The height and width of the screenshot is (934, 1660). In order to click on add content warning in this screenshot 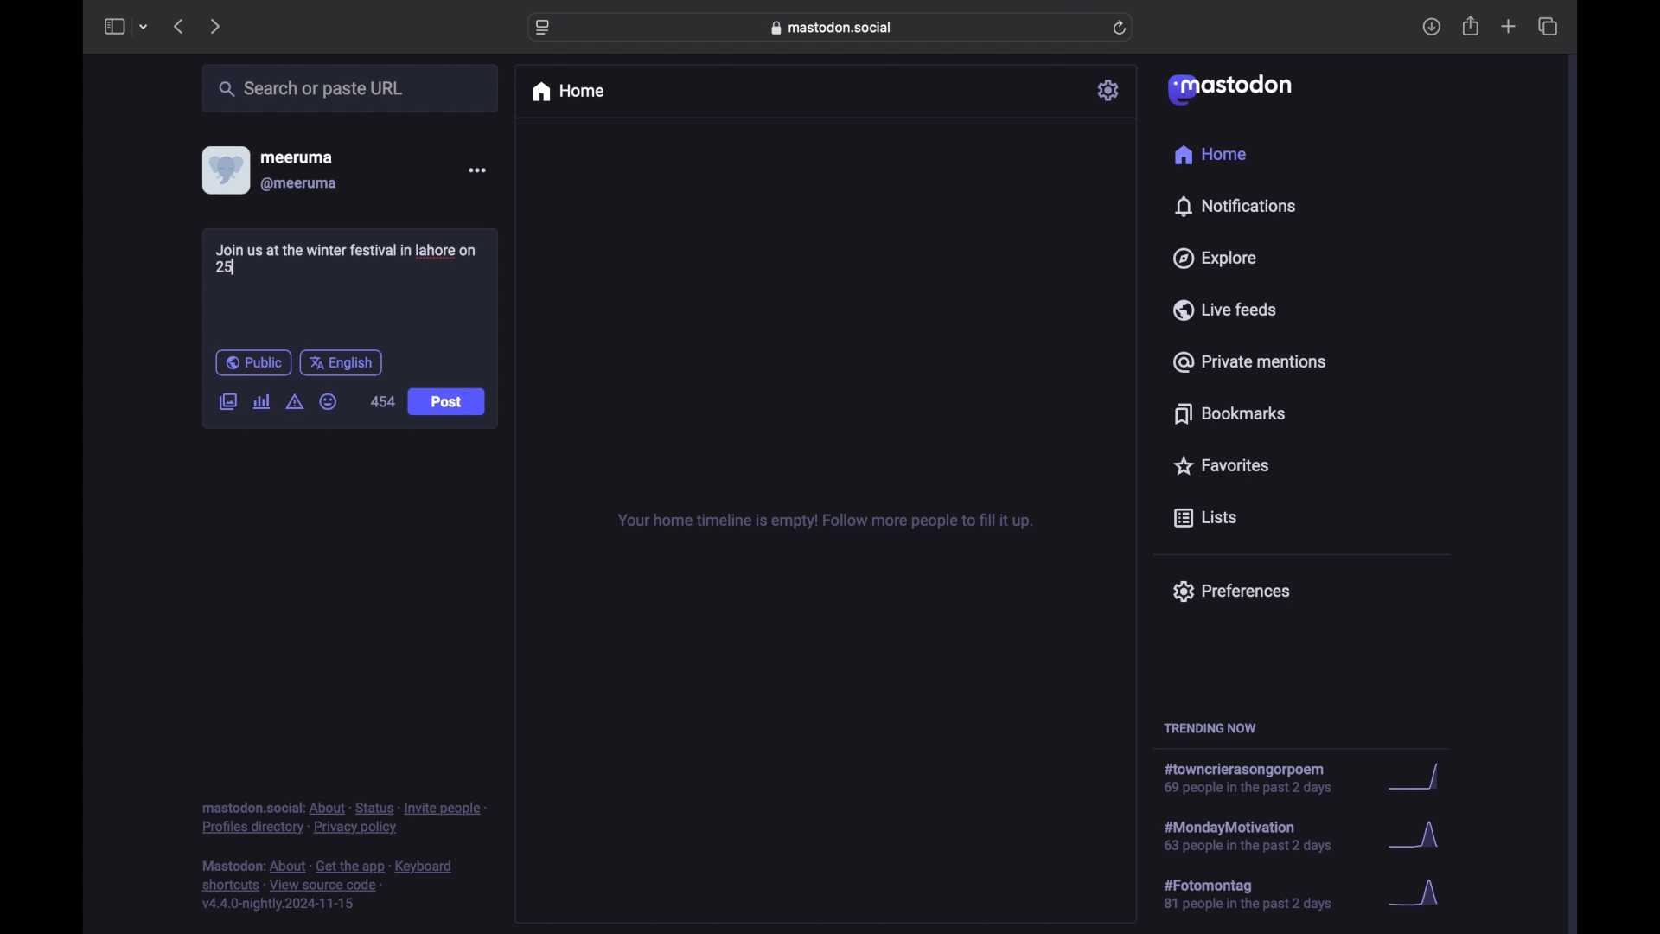, I will do `click(294, 402)`.